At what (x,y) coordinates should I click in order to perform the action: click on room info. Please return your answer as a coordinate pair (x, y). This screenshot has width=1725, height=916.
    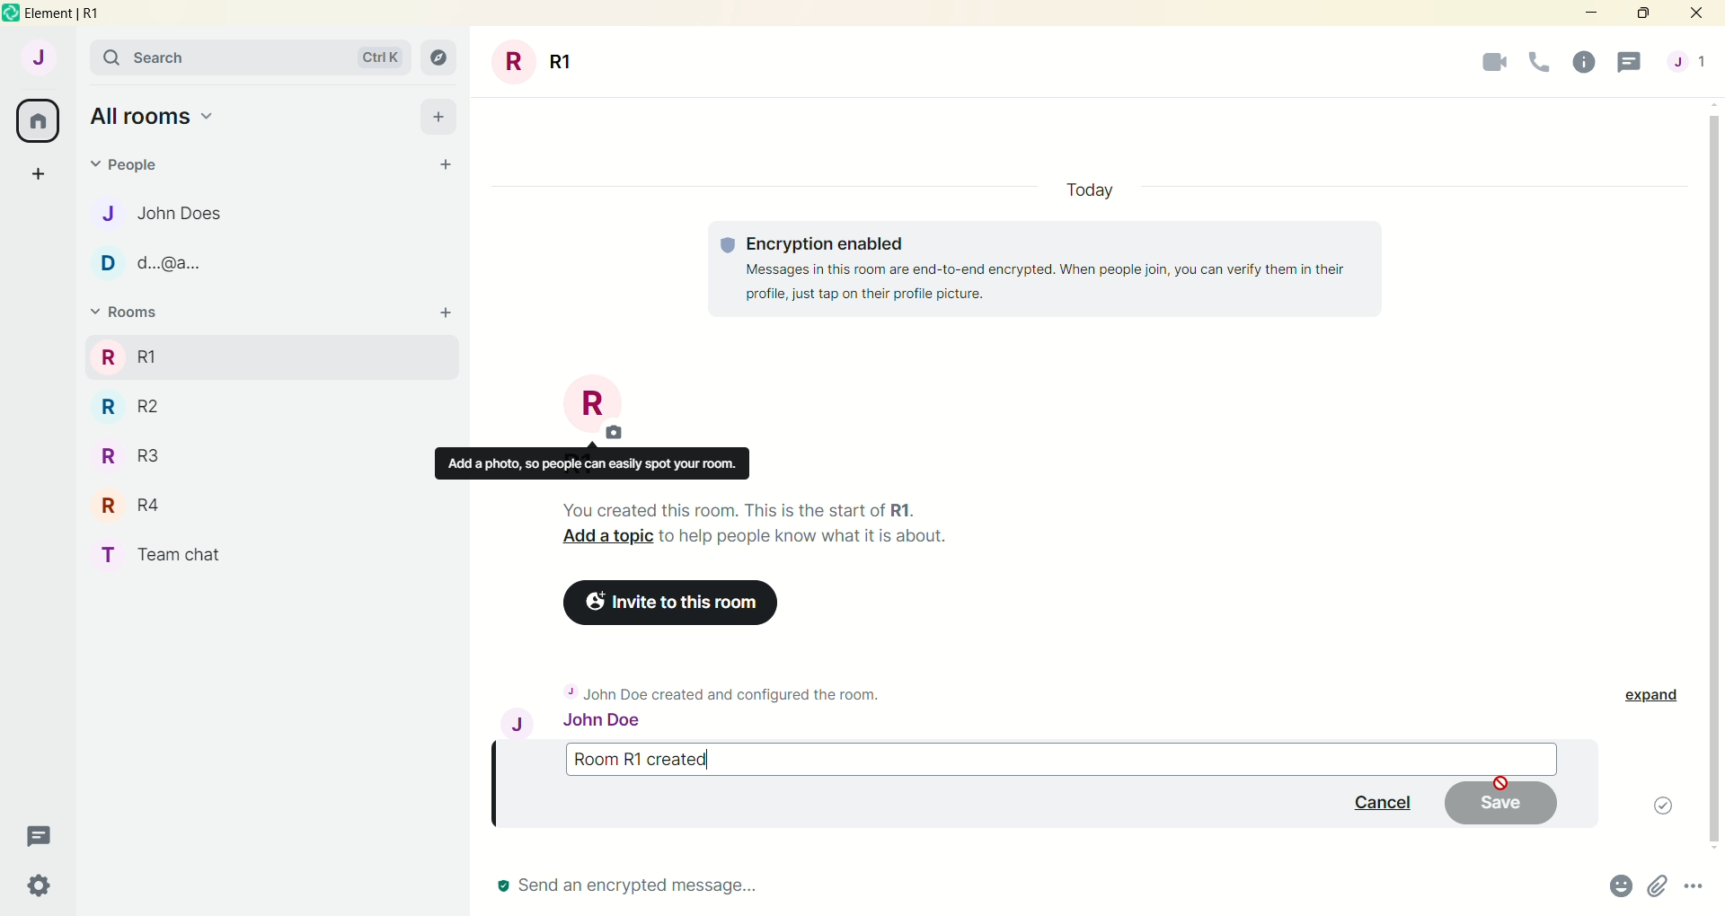
    Looking at the image, I should click on (1583, 64).